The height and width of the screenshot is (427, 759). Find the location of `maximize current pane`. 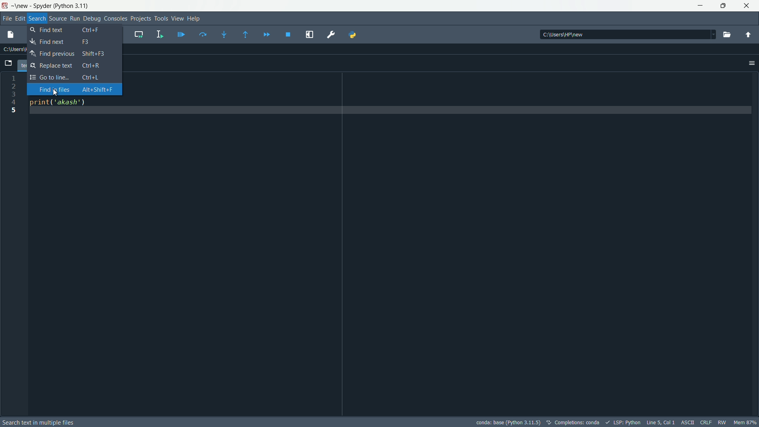

maximize current pane is located at coordinates (310, 35).